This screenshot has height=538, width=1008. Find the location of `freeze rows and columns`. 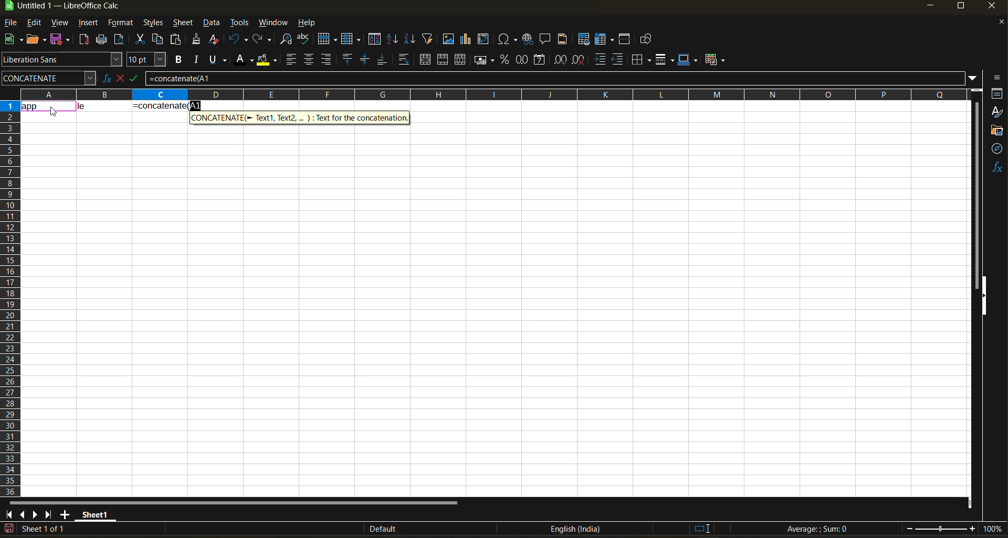

freeze rows and columns is located at coordinates (602, 40).